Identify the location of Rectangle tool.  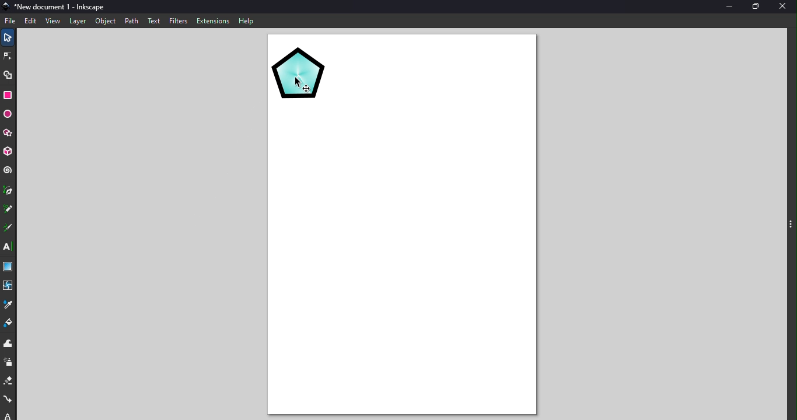
(9, 96).